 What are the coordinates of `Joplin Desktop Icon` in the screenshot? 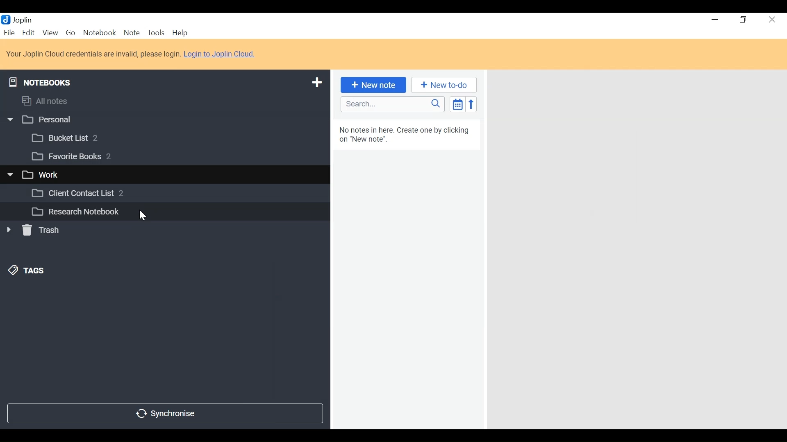 It's located at (21, 19).